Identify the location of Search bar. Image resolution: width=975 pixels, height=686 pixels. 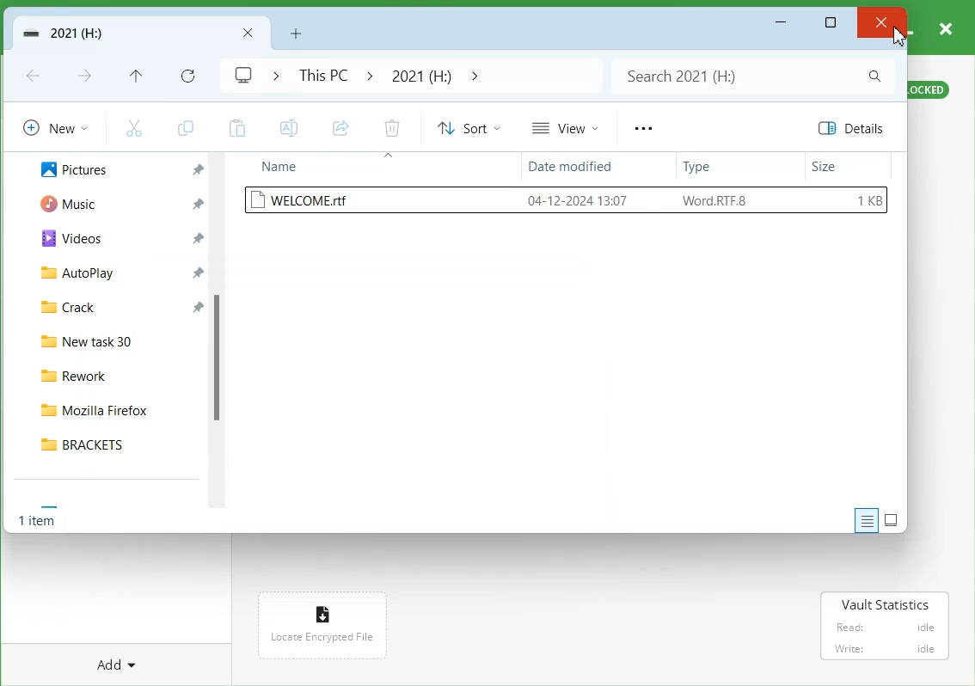
(751, 76).